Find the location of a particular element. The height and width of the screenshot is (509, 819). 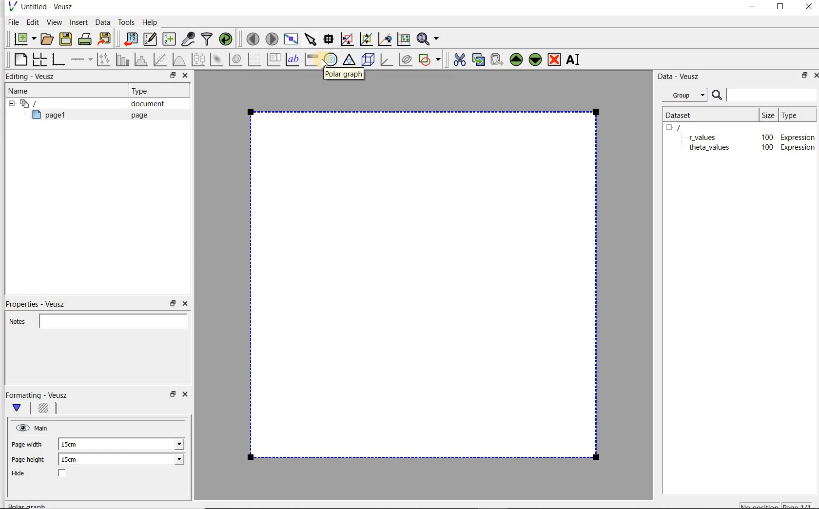

ternary graph is located at coordinates (350, 60).